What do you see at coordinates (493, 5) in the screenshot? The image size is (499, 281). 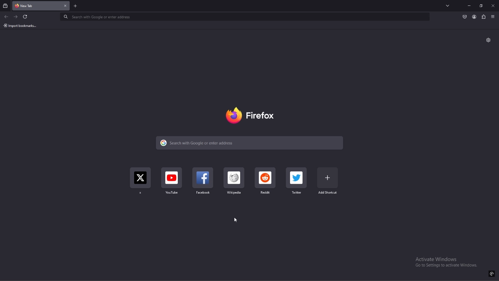 I see `close` at bounding box center [493, 5].